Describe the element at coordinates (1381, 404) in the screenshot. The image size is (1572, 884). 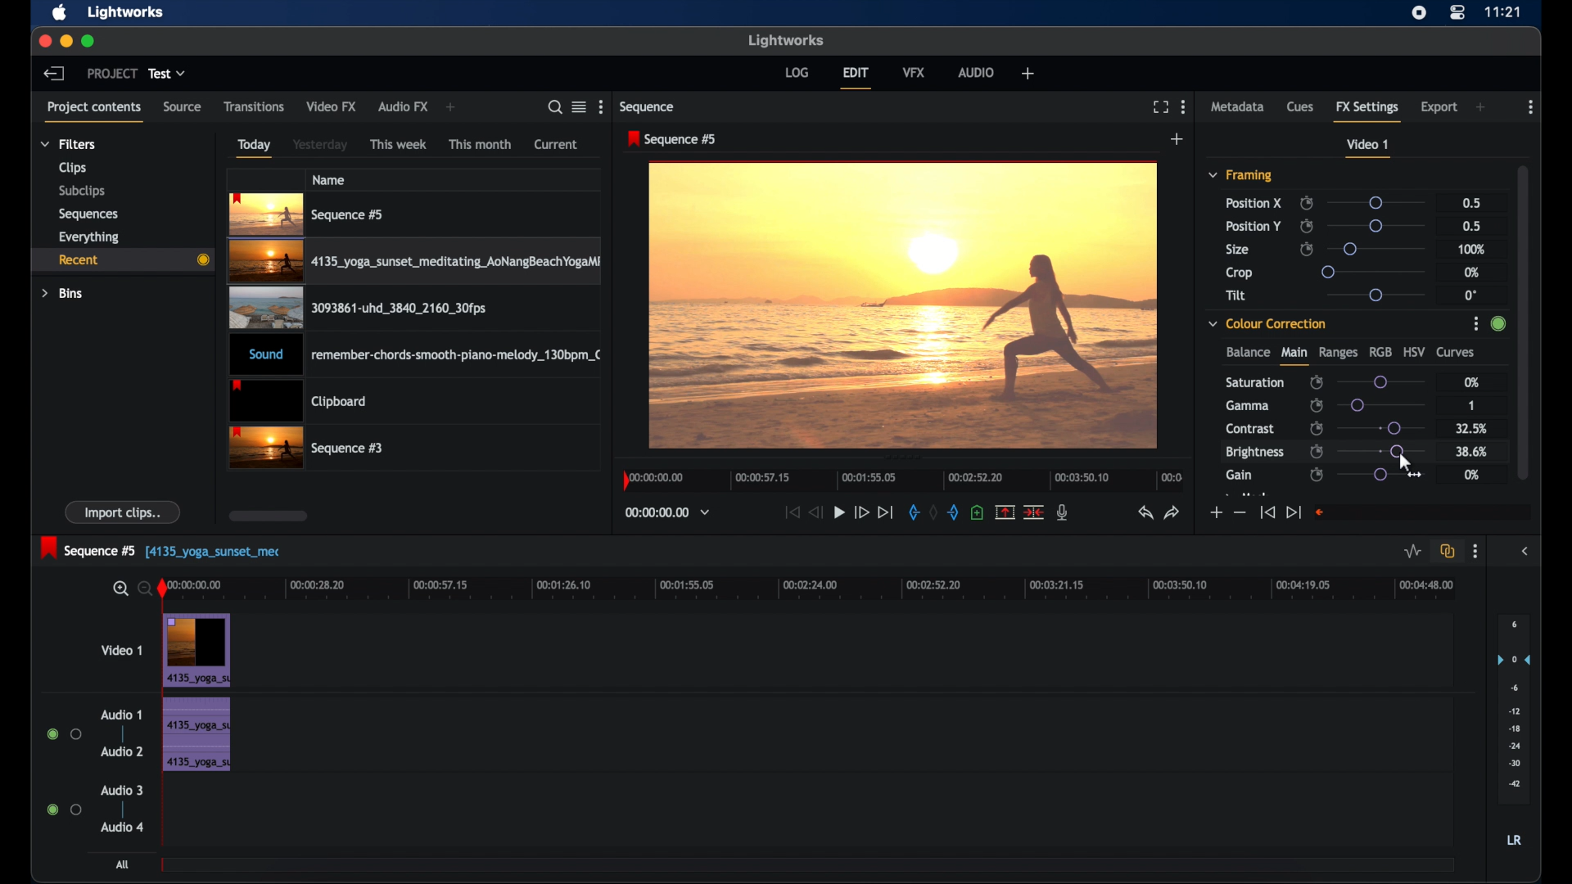
I see `slider` at that location.